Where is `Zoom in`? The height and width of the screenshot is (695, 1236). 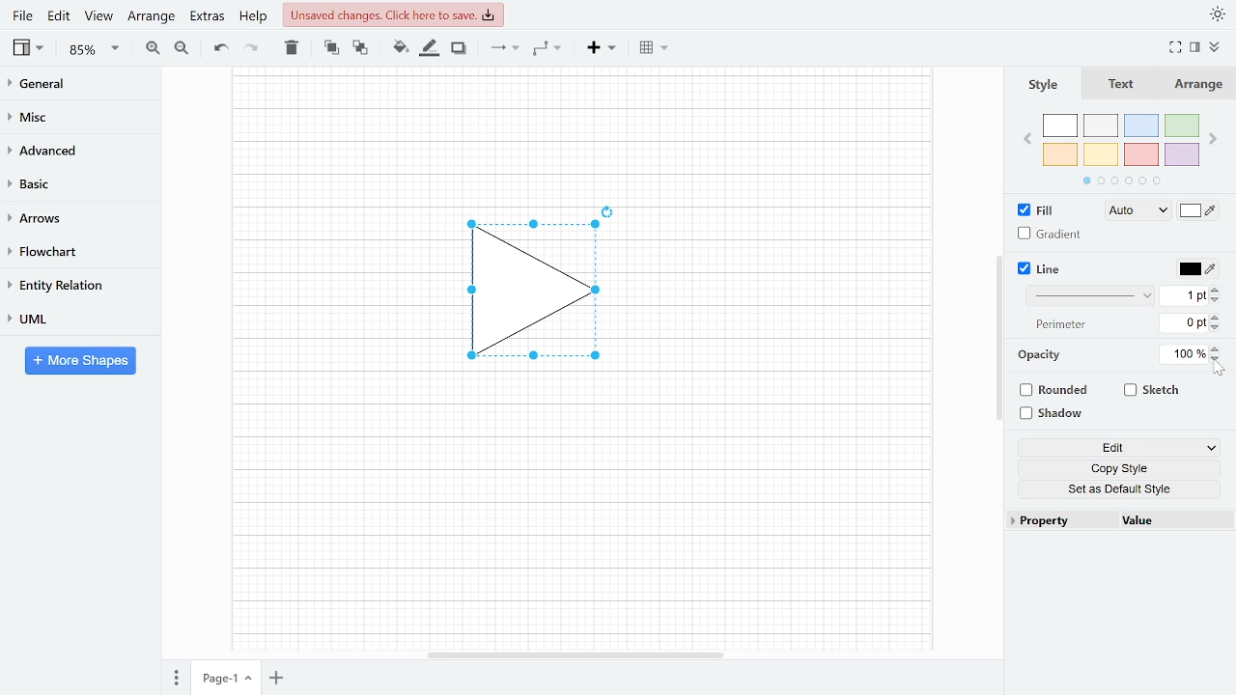
Zoom in is located at coordinates (153, 47).